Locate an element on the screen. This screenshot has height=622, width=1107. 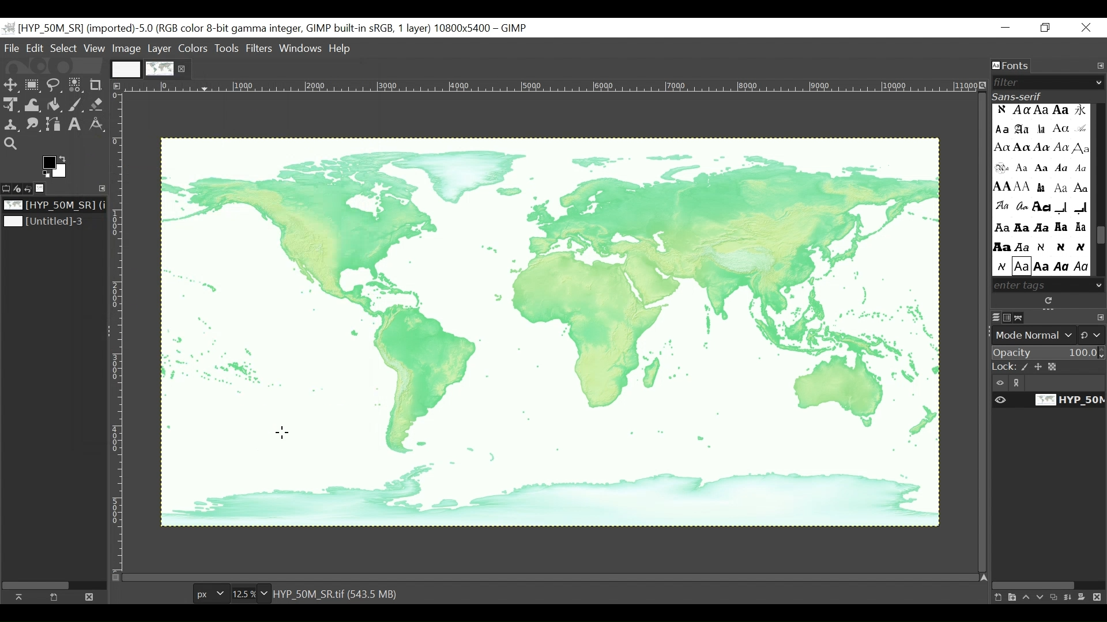
Rectangle Select tool is located at coordinates (33, 86).